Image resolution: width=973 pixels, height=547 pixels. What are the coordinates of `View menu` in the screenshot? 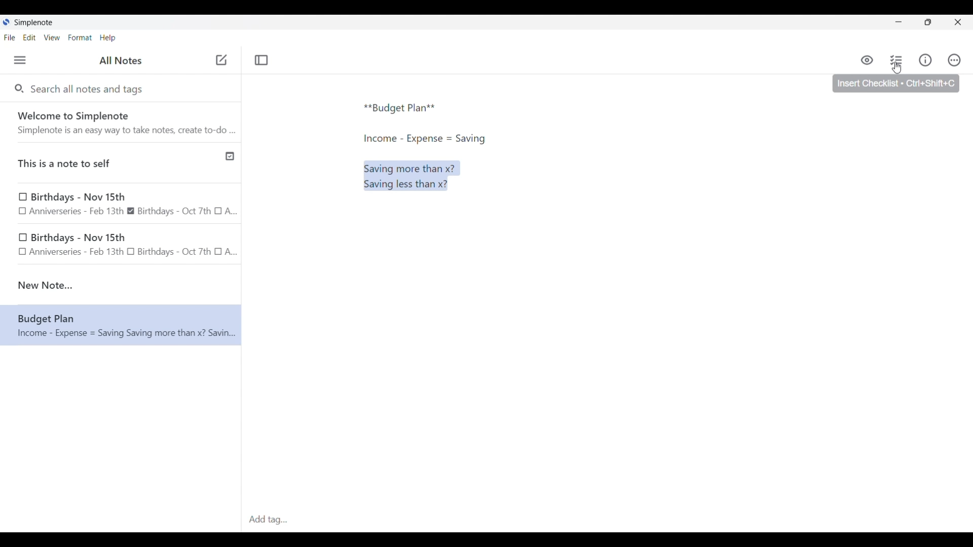 It's located at (52, 37).